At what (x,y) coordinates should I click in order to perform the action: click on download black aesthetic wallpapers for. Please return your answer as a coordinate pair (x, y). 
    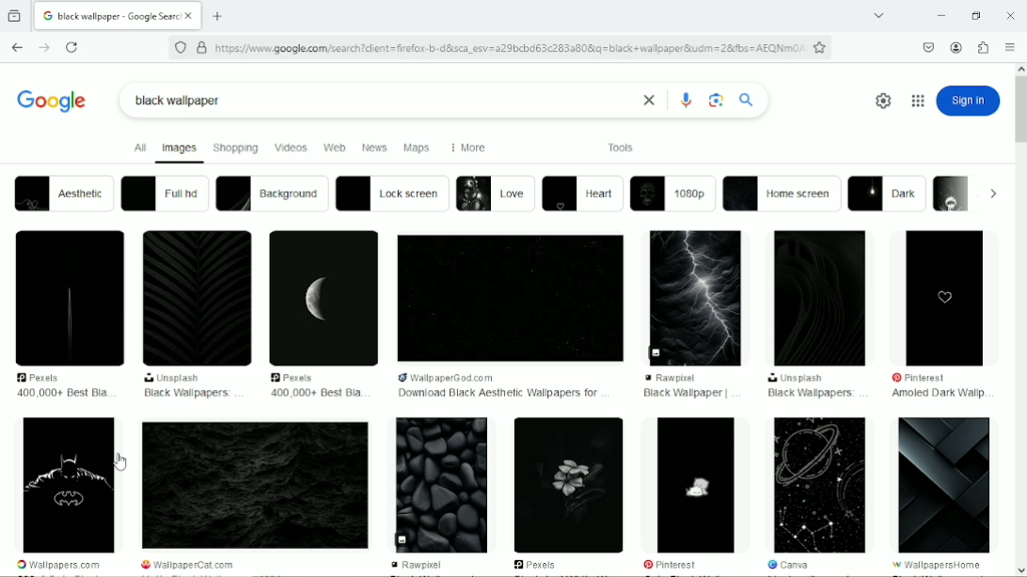
    Looking at the image, I should click on (498, 394).